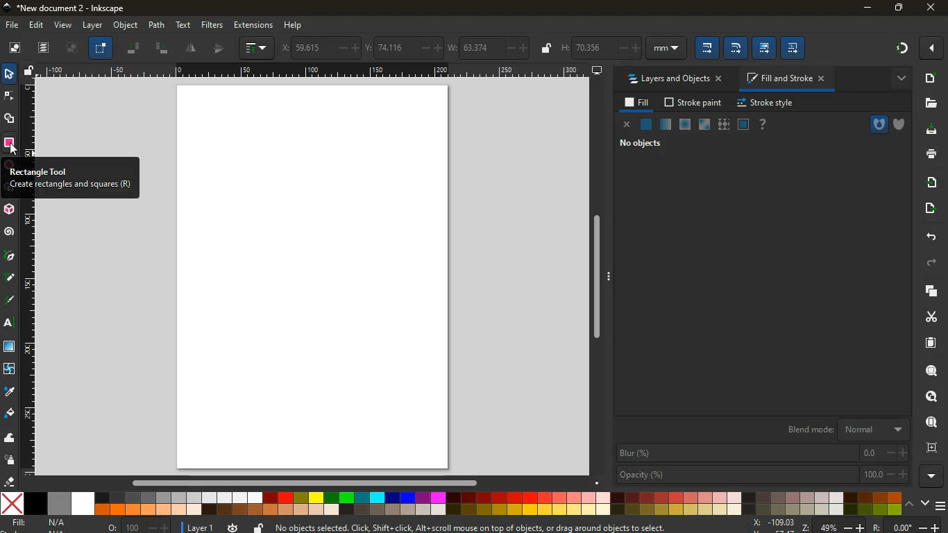 This screenshot has height=533, width=948. Describe the element at coordinates (38, 26) in the screenshot. I see `edit` at that location.